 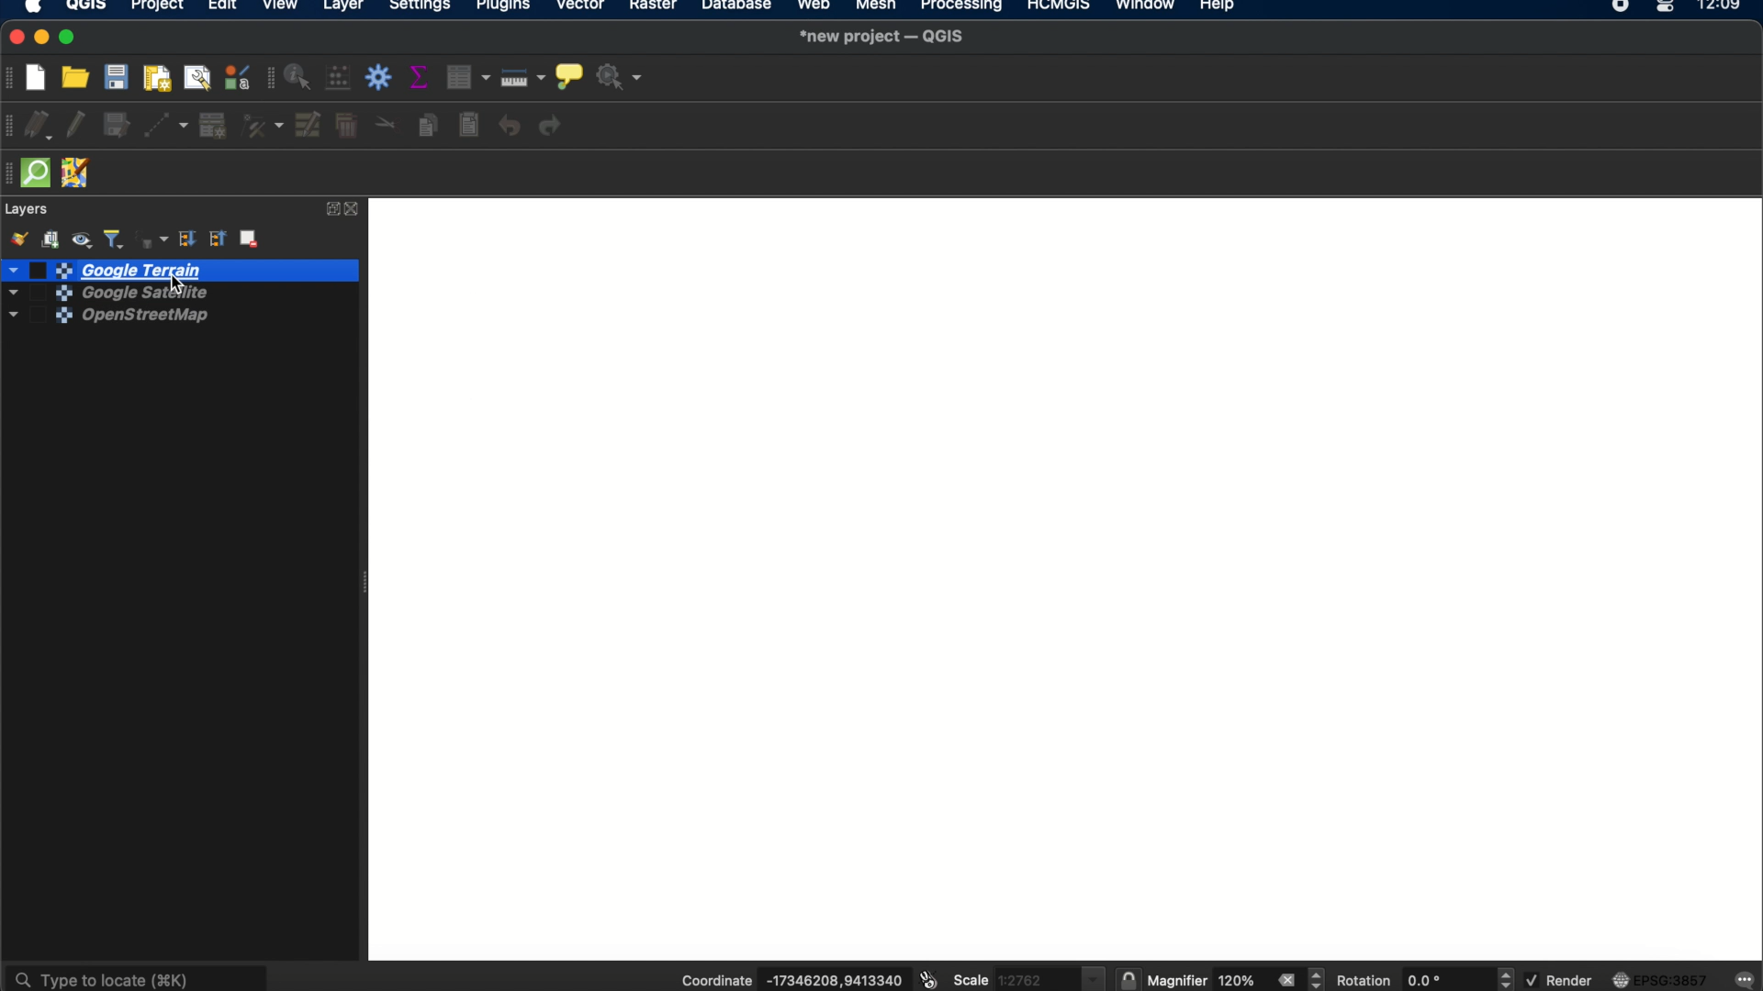 What do you see at coordinates (212, 126) in the screenshot?
I see `add record` at bounding box center [212, 126].